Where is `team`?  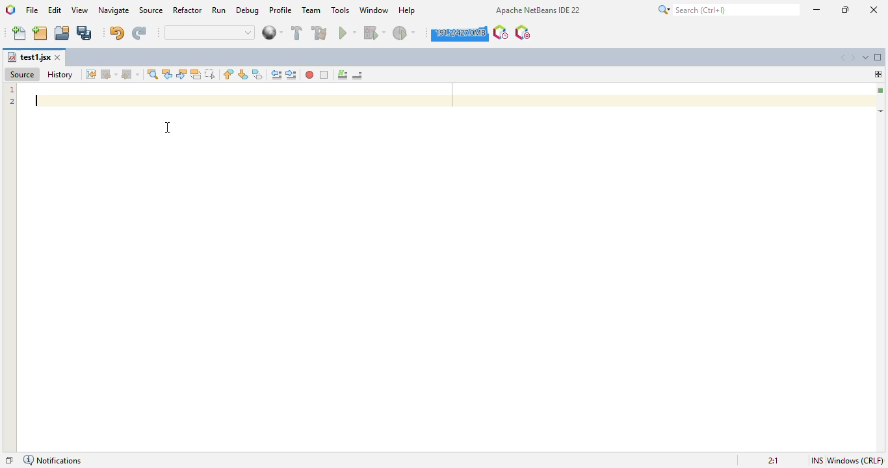
team is located at coordinates (312, 10).